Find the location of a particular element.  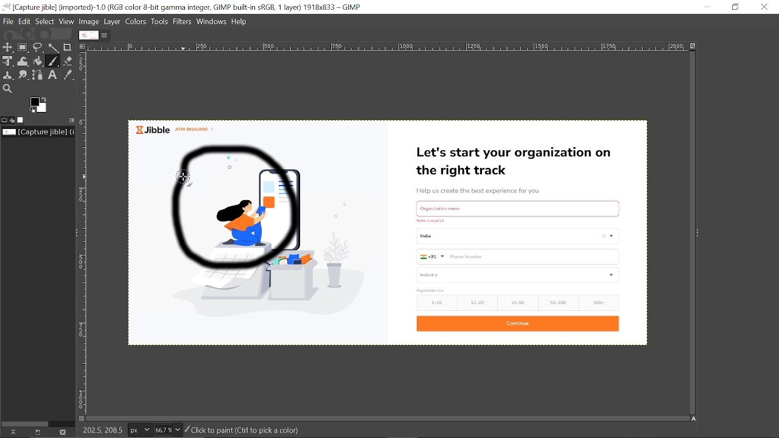

Pixel is located at coordinates (141, 431).